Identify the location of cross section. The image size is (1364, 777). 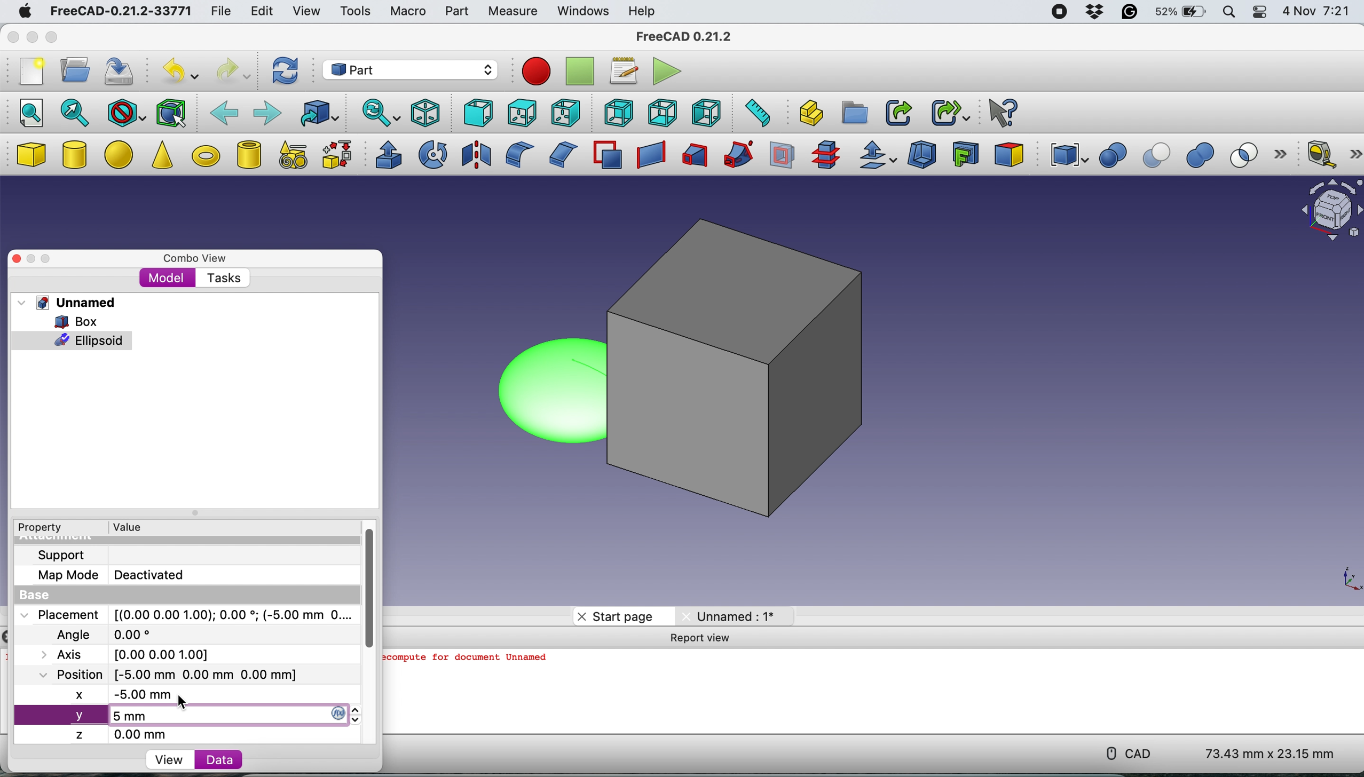
(826, 155).